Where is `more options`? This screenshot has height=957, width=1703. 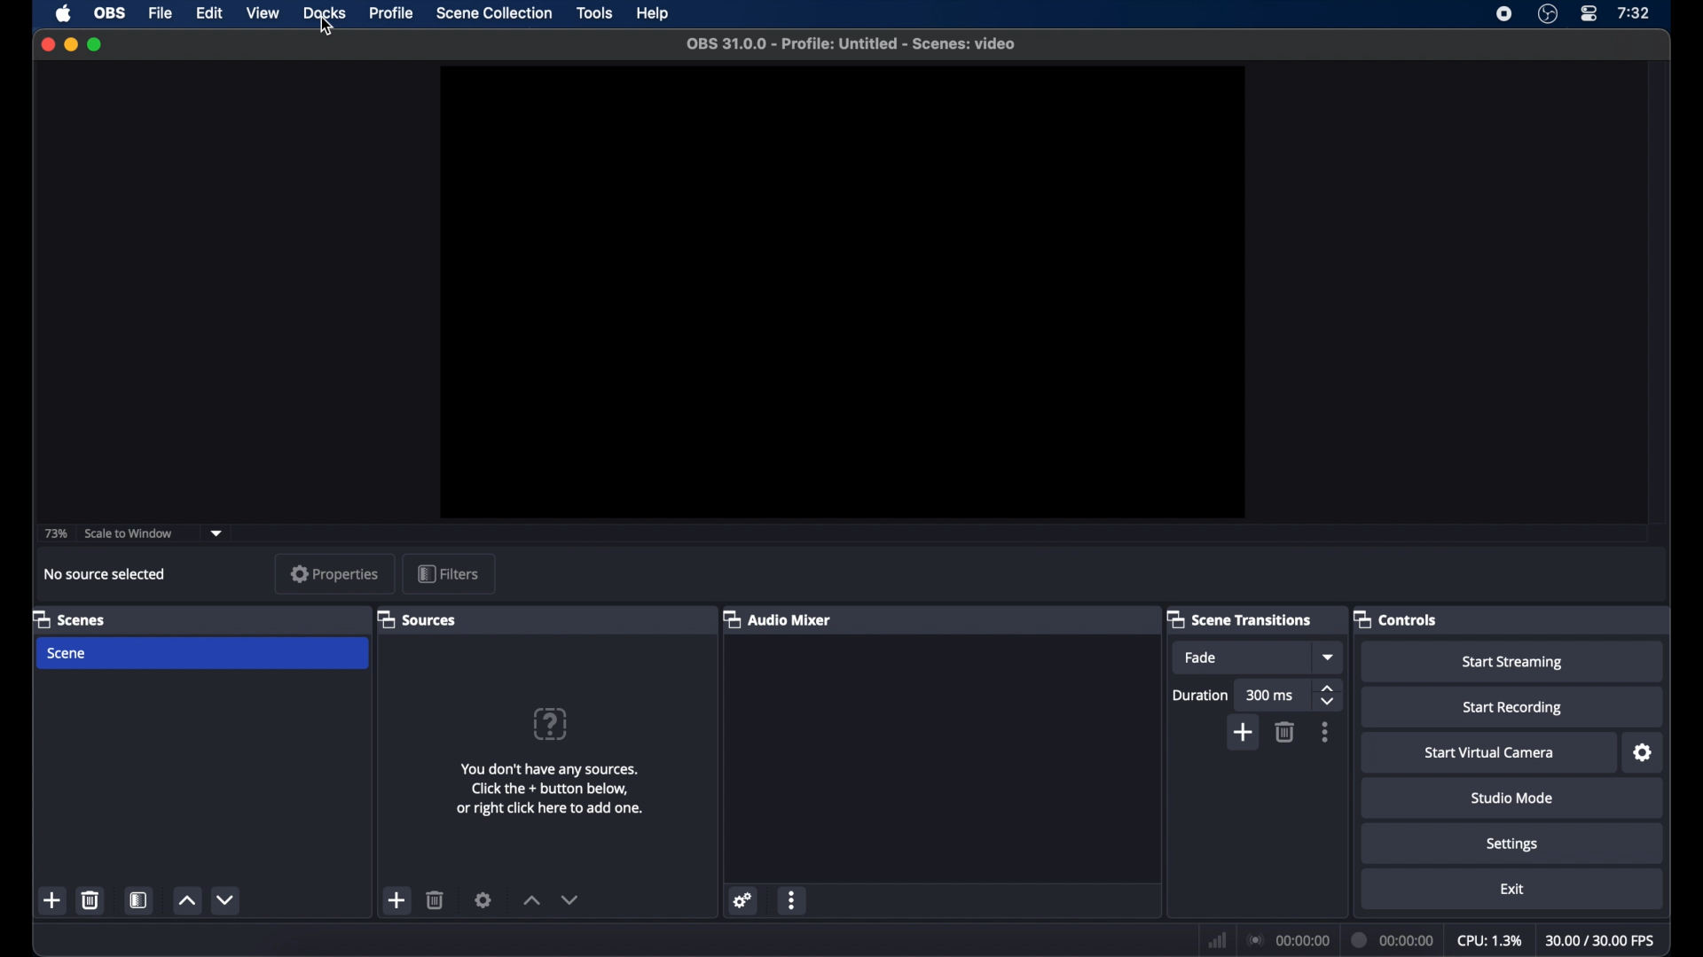
more options is located at coordinates (1325, 732).